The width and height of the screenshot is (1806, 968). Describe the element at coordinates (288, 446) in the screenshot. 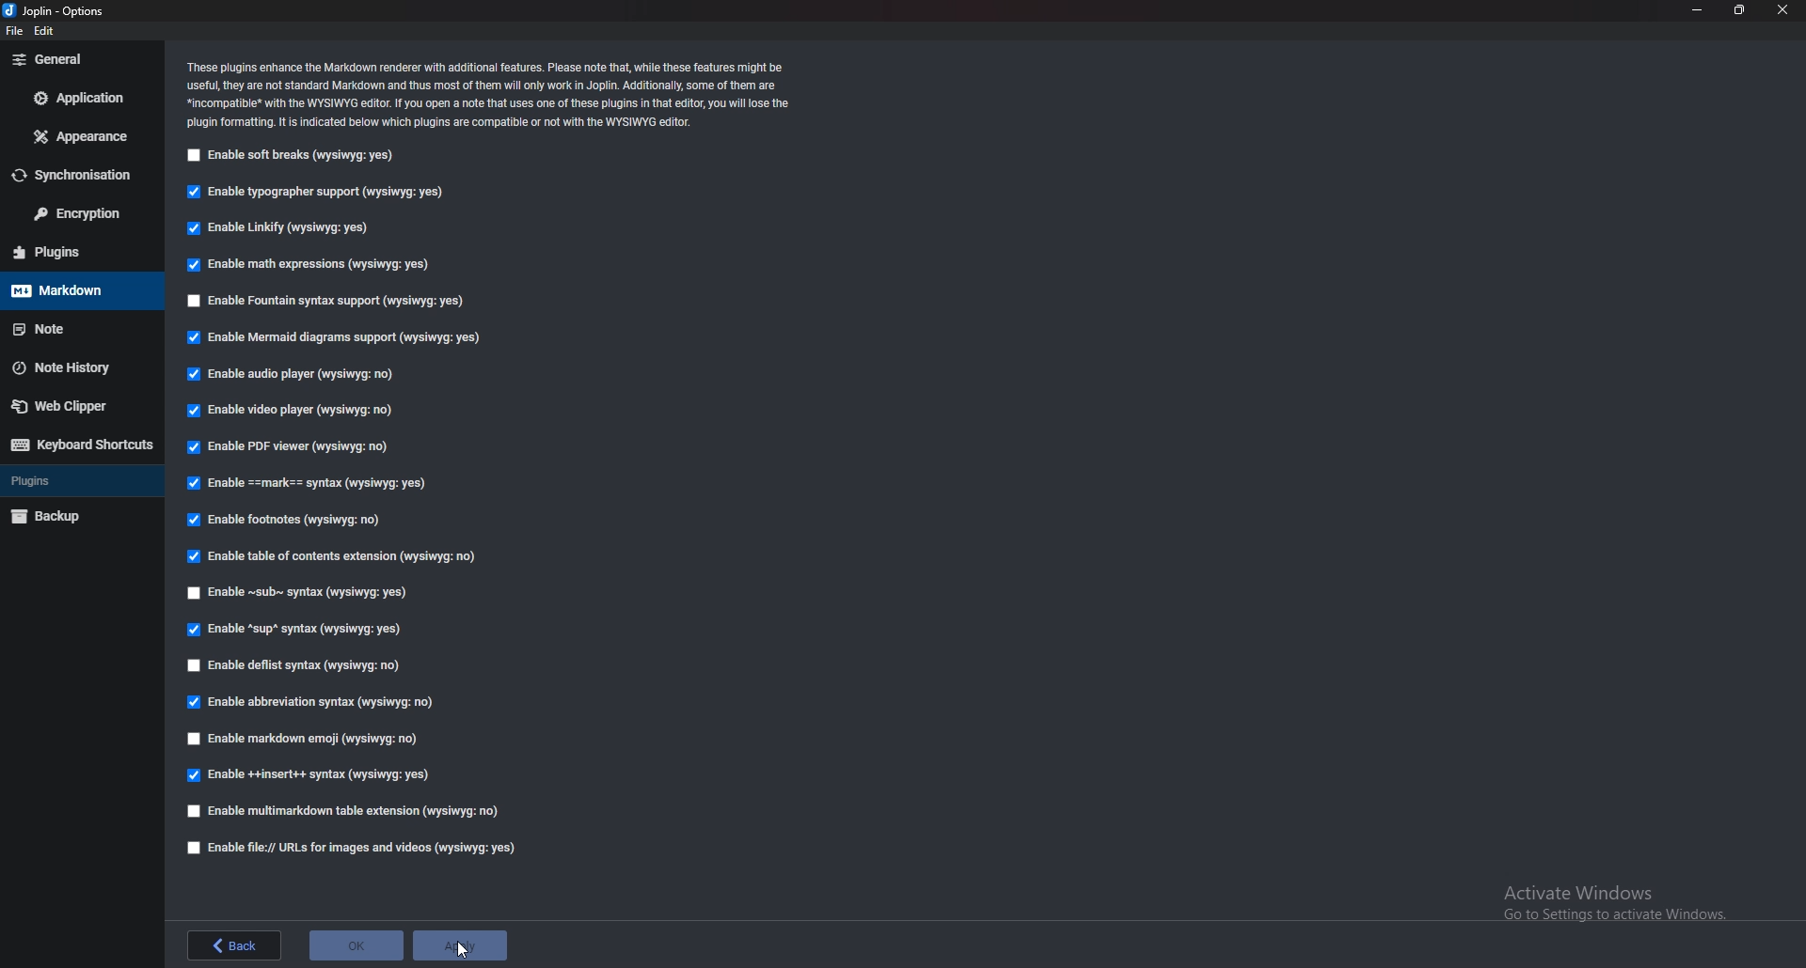

I see ` Enable pdf viewer` at that location.